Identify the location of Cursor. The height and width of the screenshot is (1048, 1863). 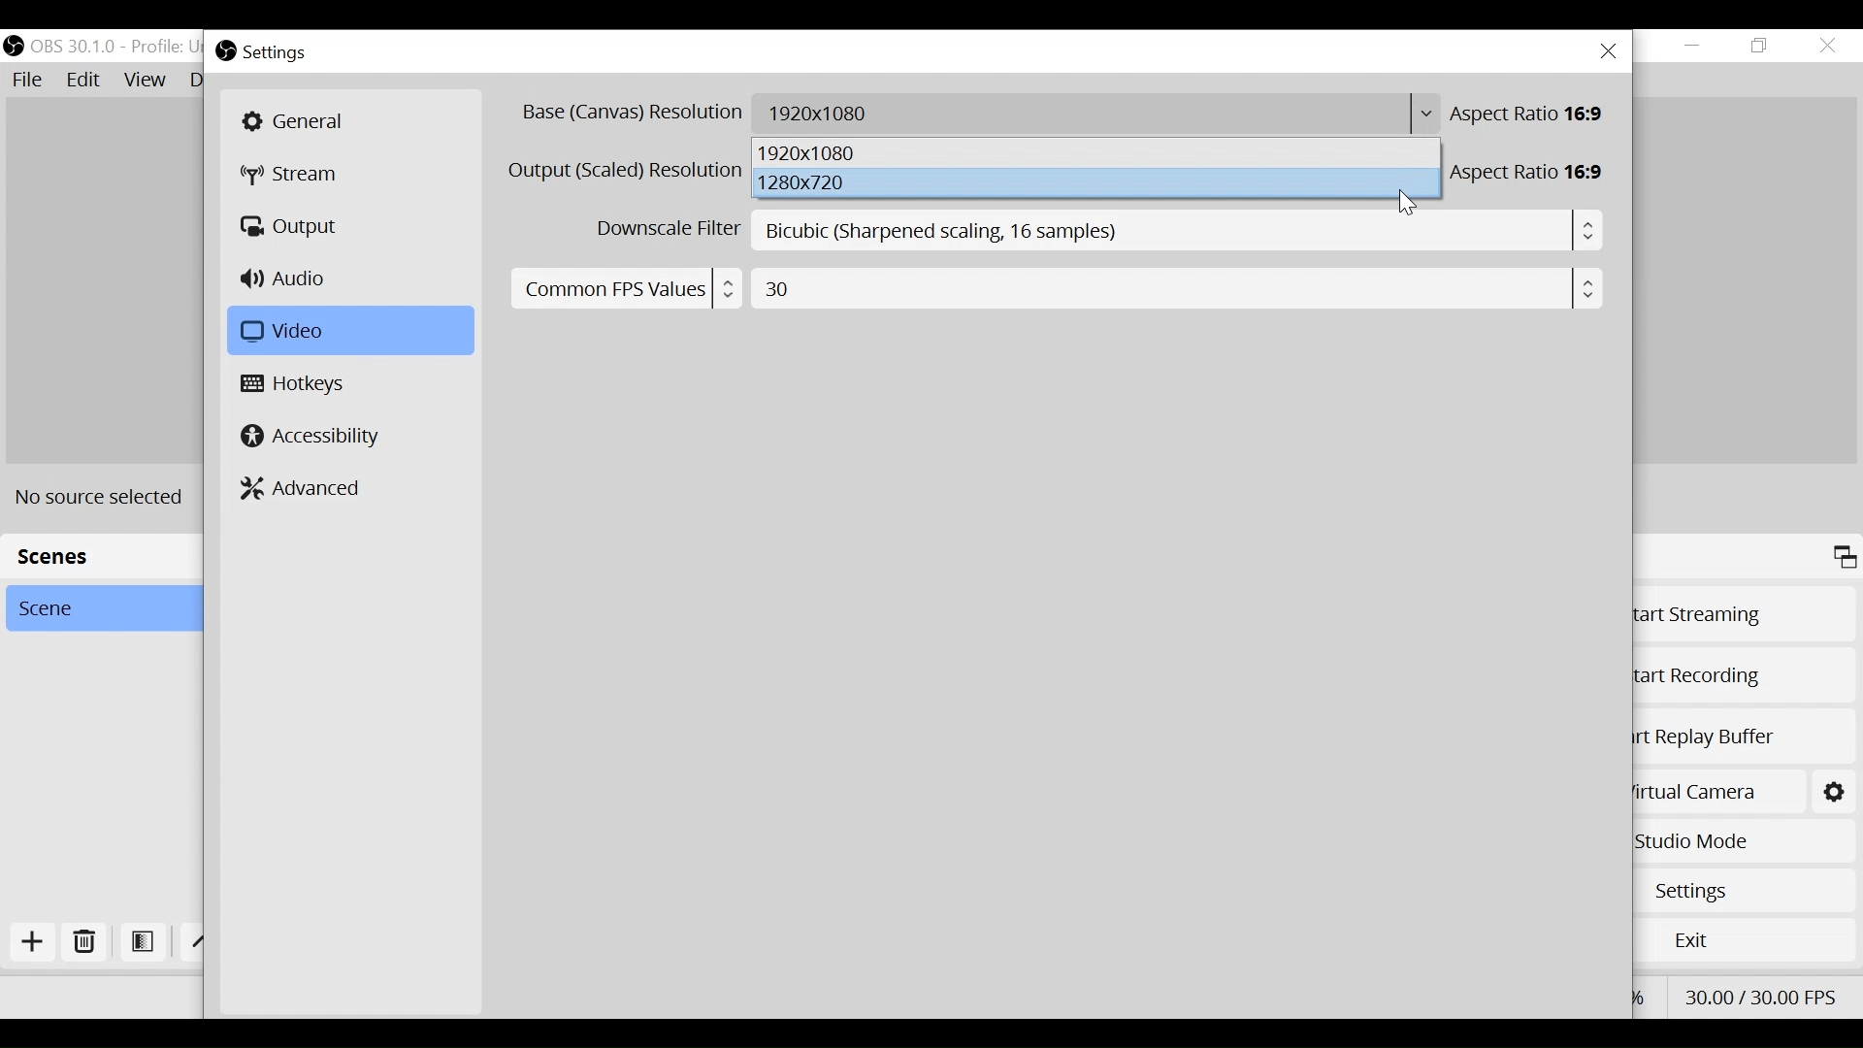
(1411, 202).